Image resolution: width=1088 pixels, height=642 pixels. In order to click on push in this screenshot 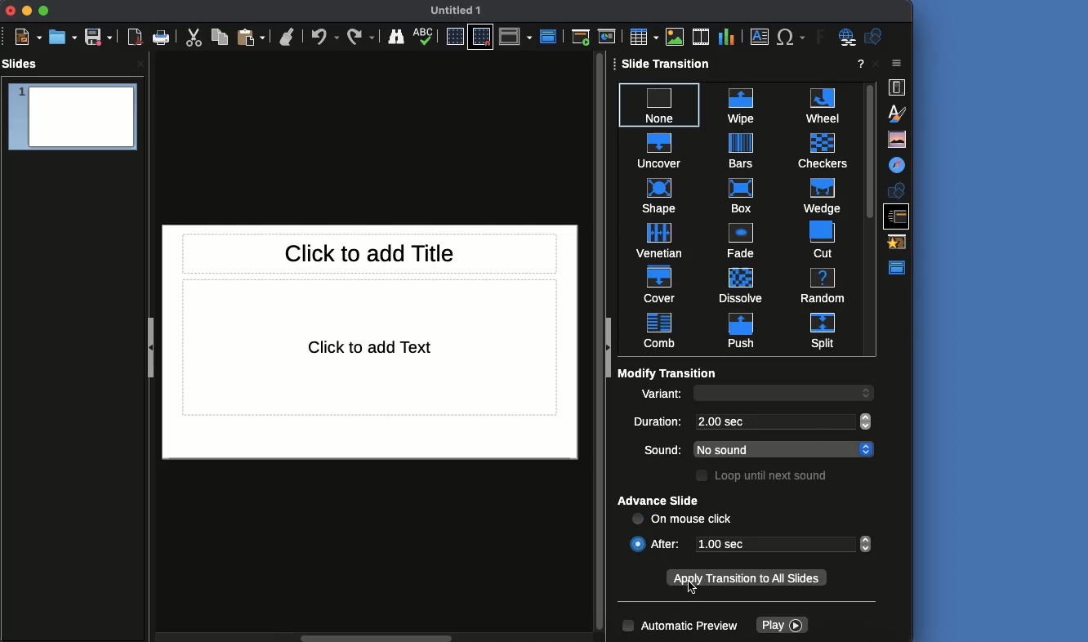, I will do `click(735, 331)`.